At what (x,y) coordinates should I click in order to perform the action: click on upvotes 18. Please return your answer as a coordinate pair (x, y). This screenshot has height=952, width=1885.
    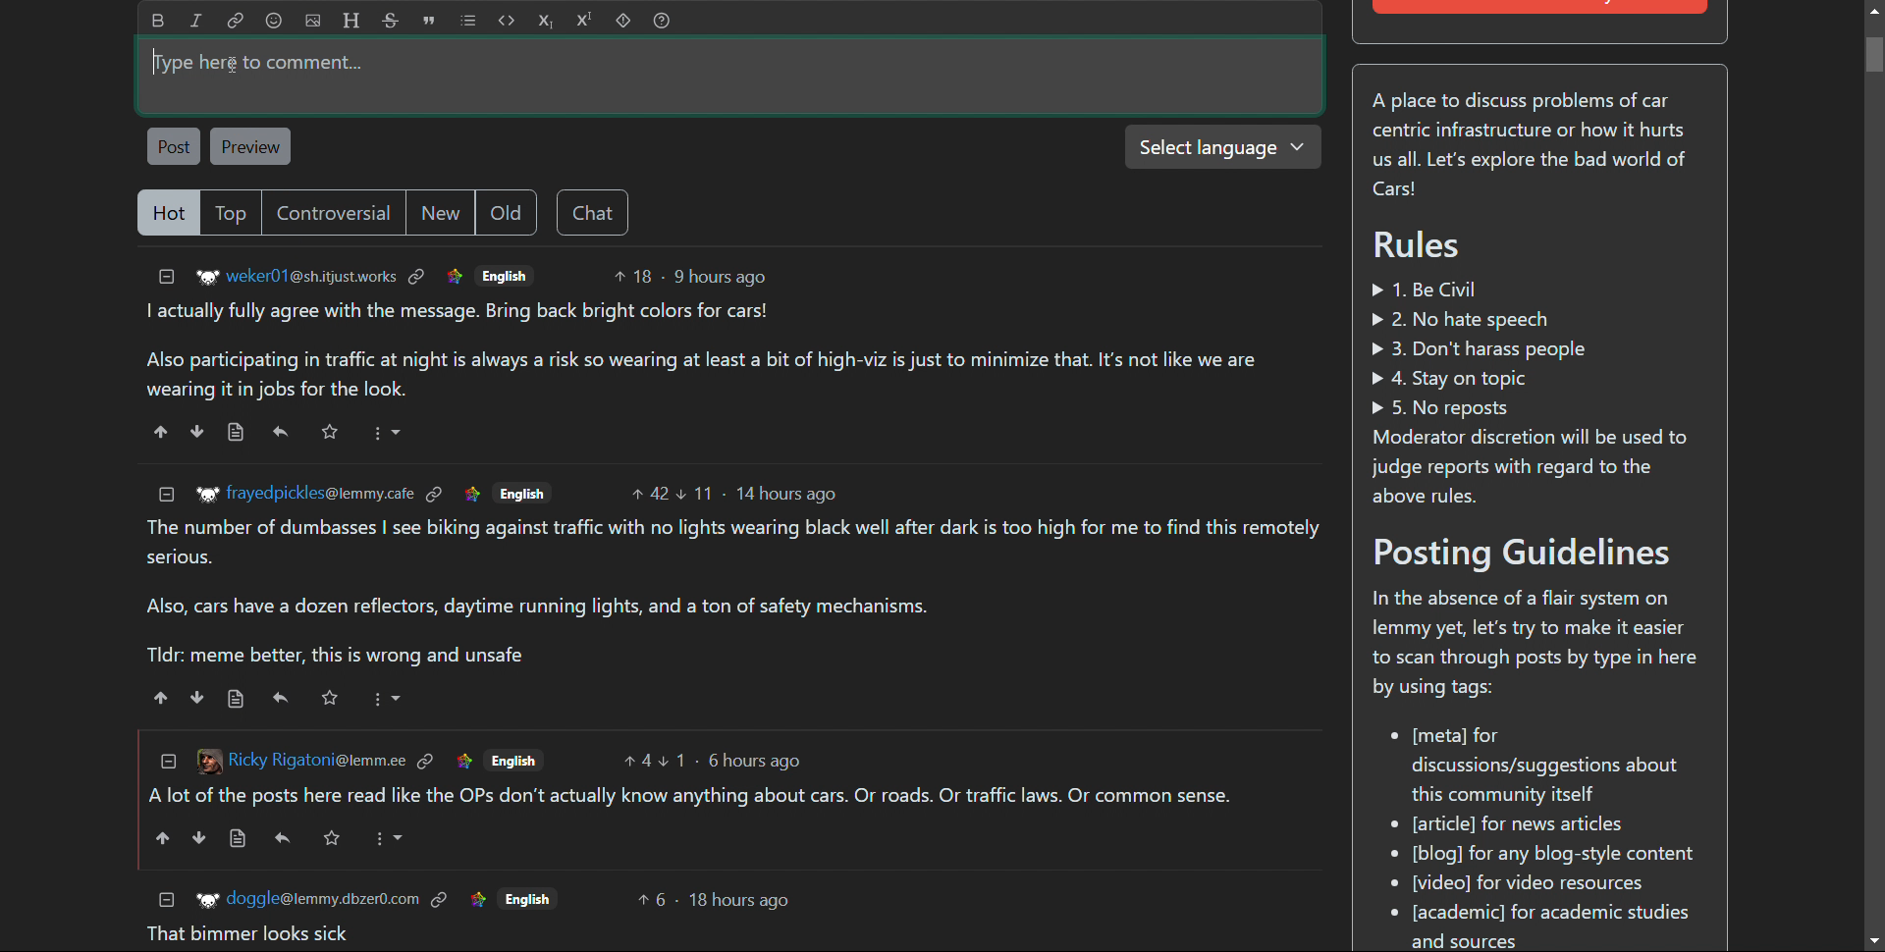
    Looking at the image, I should click on (632, 276).